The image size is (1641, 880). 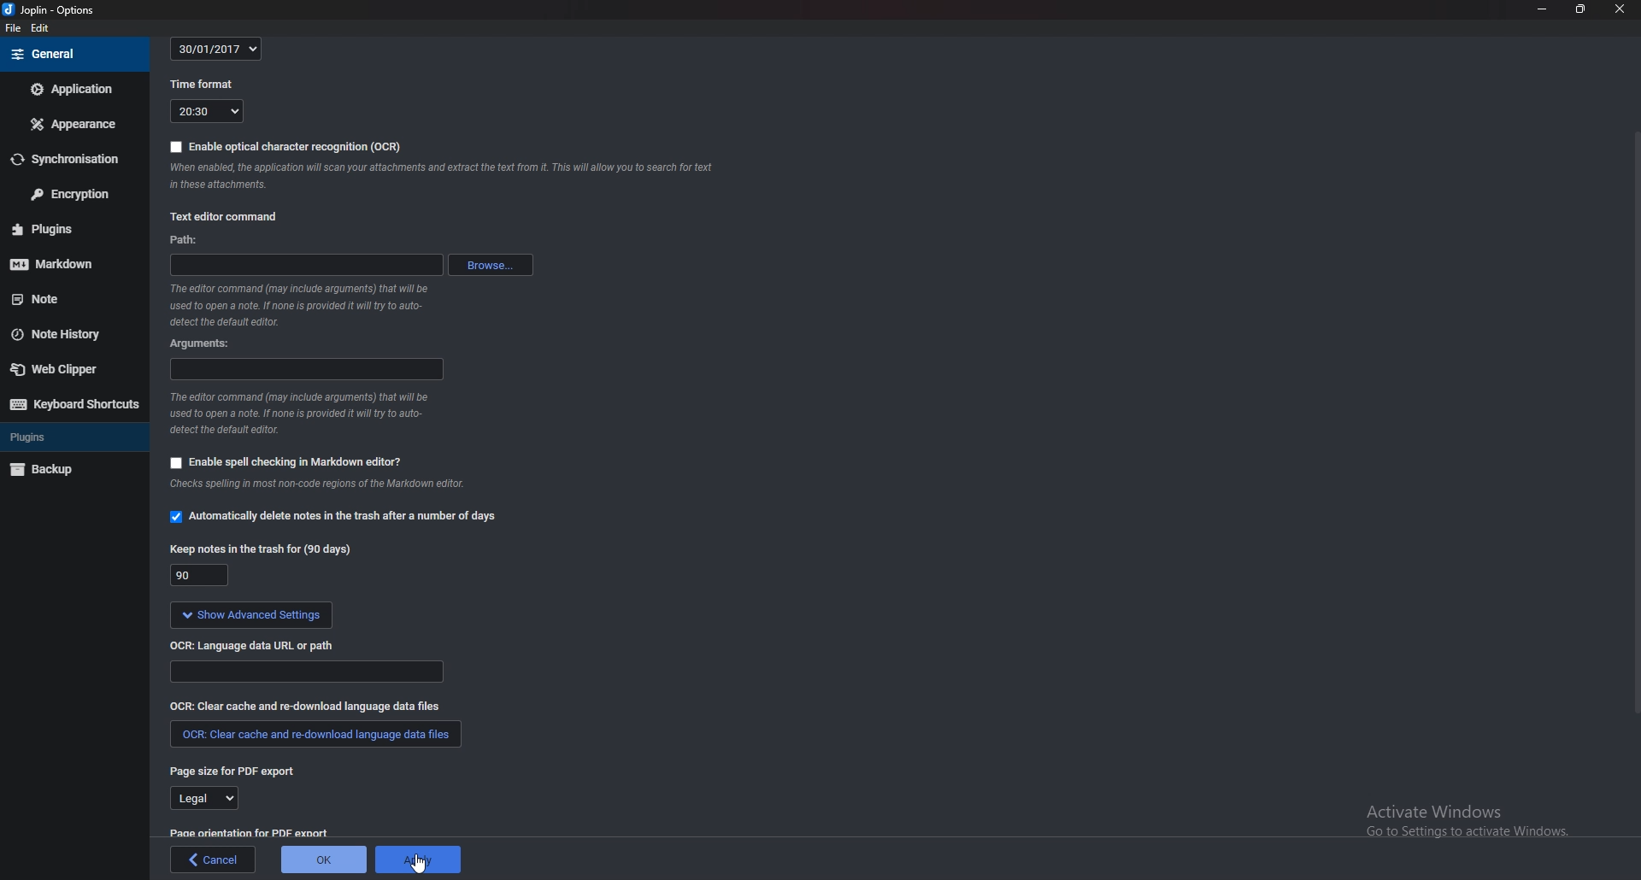 What do you see at coordinates (233, 771) in the screenshot?
I see `page size for P D F export` at bounding box center [233, 771].